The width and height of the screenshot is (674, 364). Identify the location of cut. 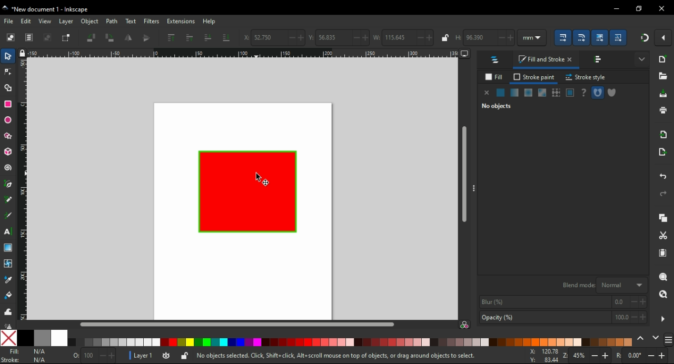
(662, 236).